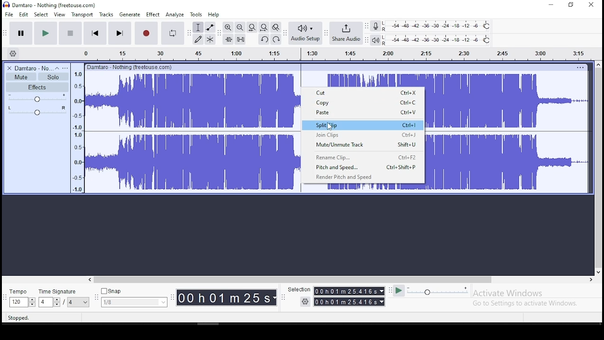 The width and height of the screenshot is (604, 340). What do you see at coordinates (37, 112) in the screenshot?
I see `pan` at bounding box center [37, 112].